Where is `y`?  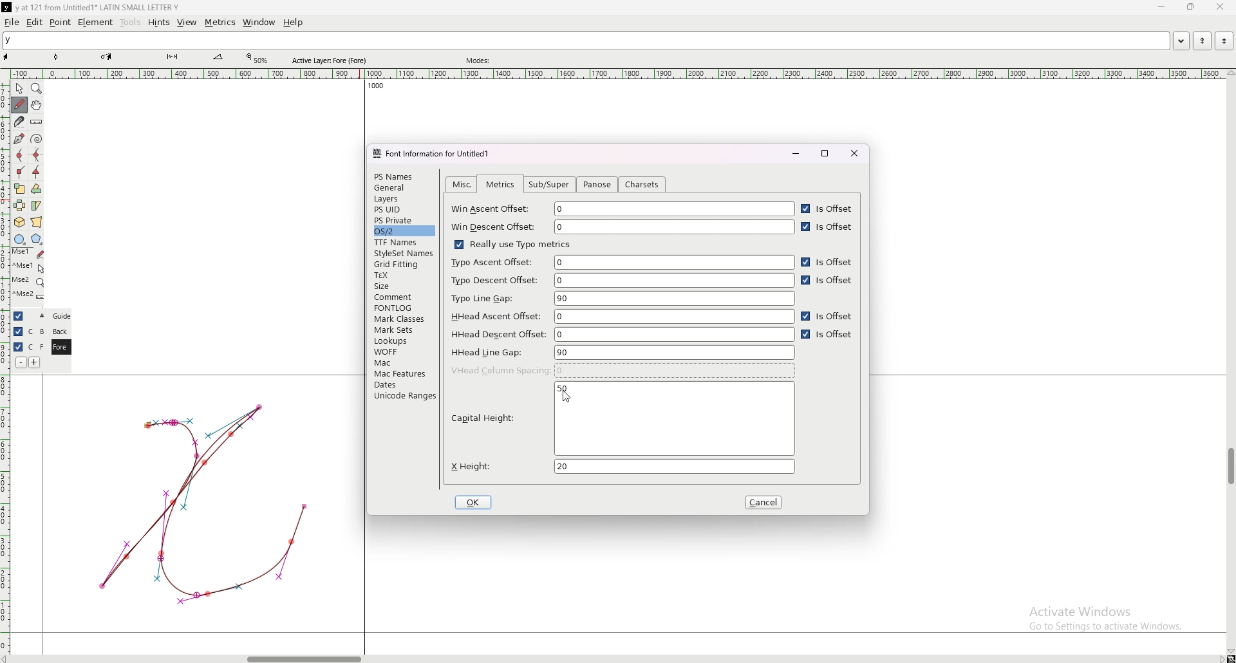 y is located at coordinates (586, 41).